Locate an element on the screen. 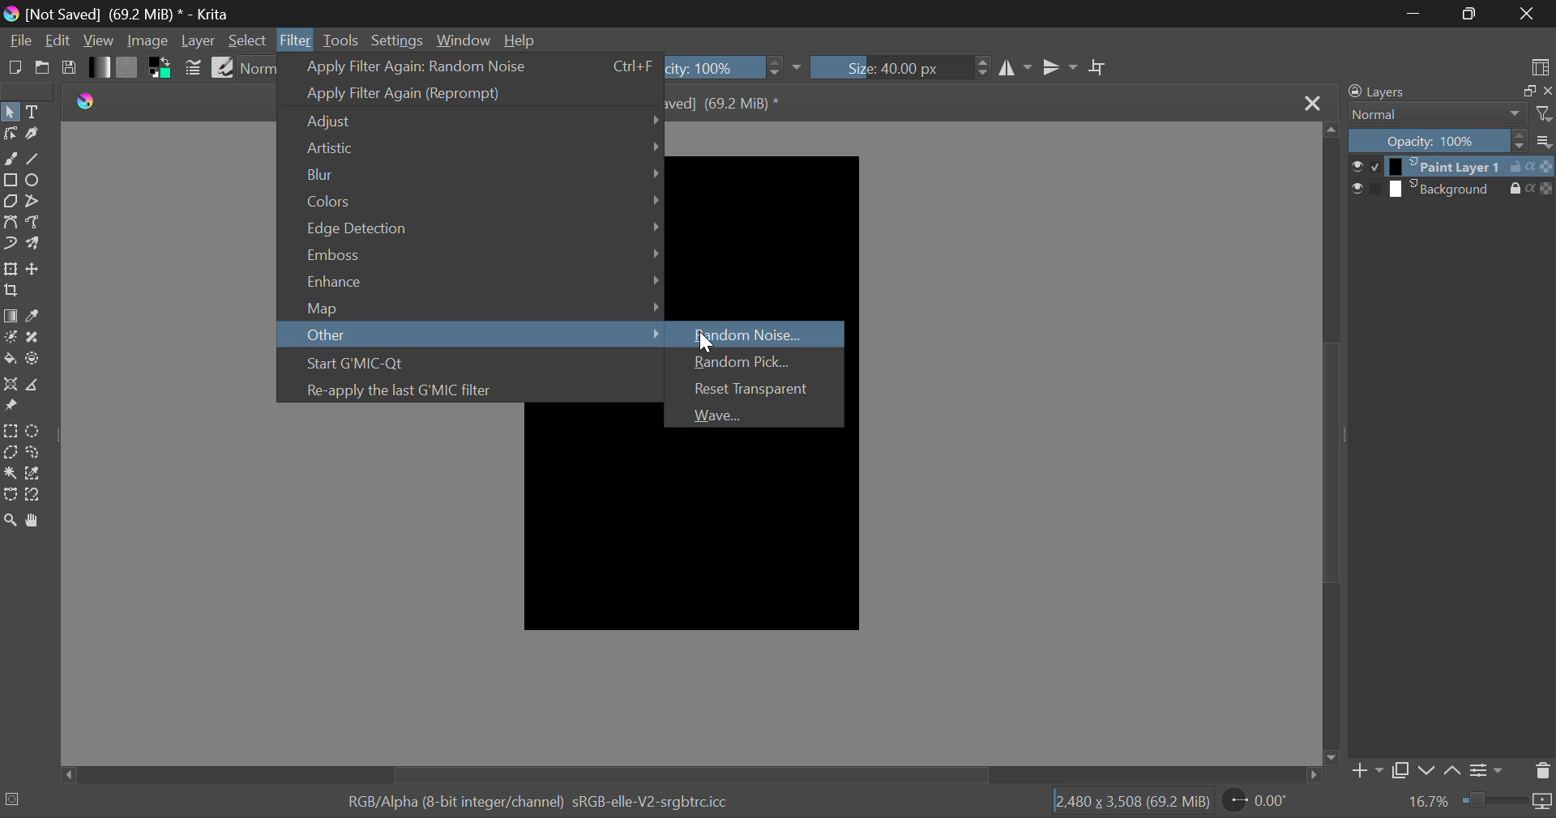 This screenshot has width=1556, height=818. View is located at coordinates (99, 41).